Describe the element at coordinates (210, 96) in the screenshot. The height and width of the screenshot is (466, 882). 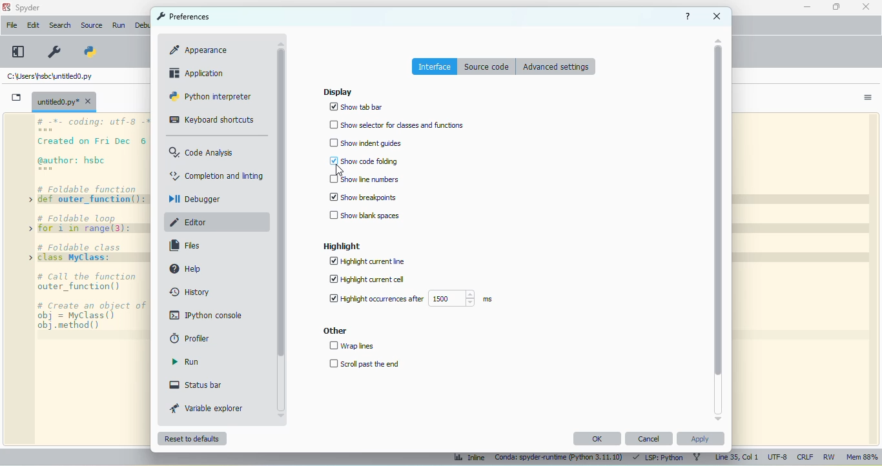
I see `python interpreter` at that location.